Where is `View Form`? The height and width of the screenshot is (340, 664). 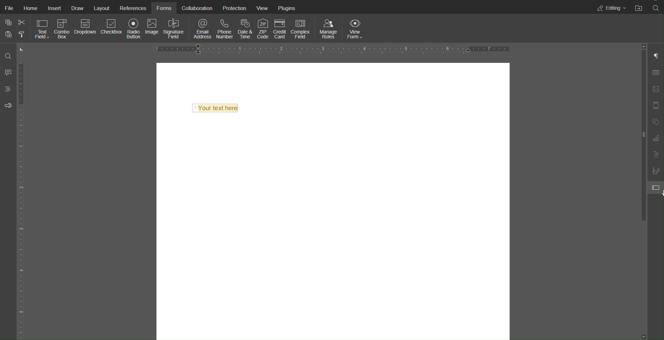 View Form is located at coordinates (356, 29).